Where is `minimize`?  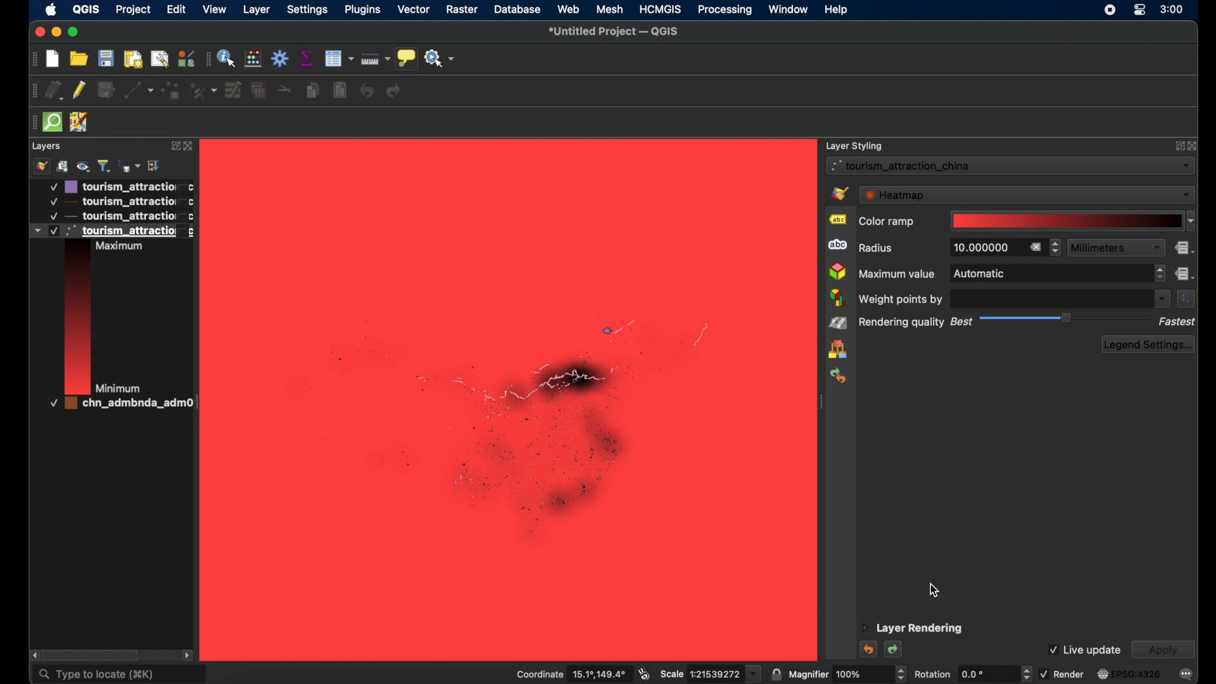
minimize is located at coordinates (57, 32).